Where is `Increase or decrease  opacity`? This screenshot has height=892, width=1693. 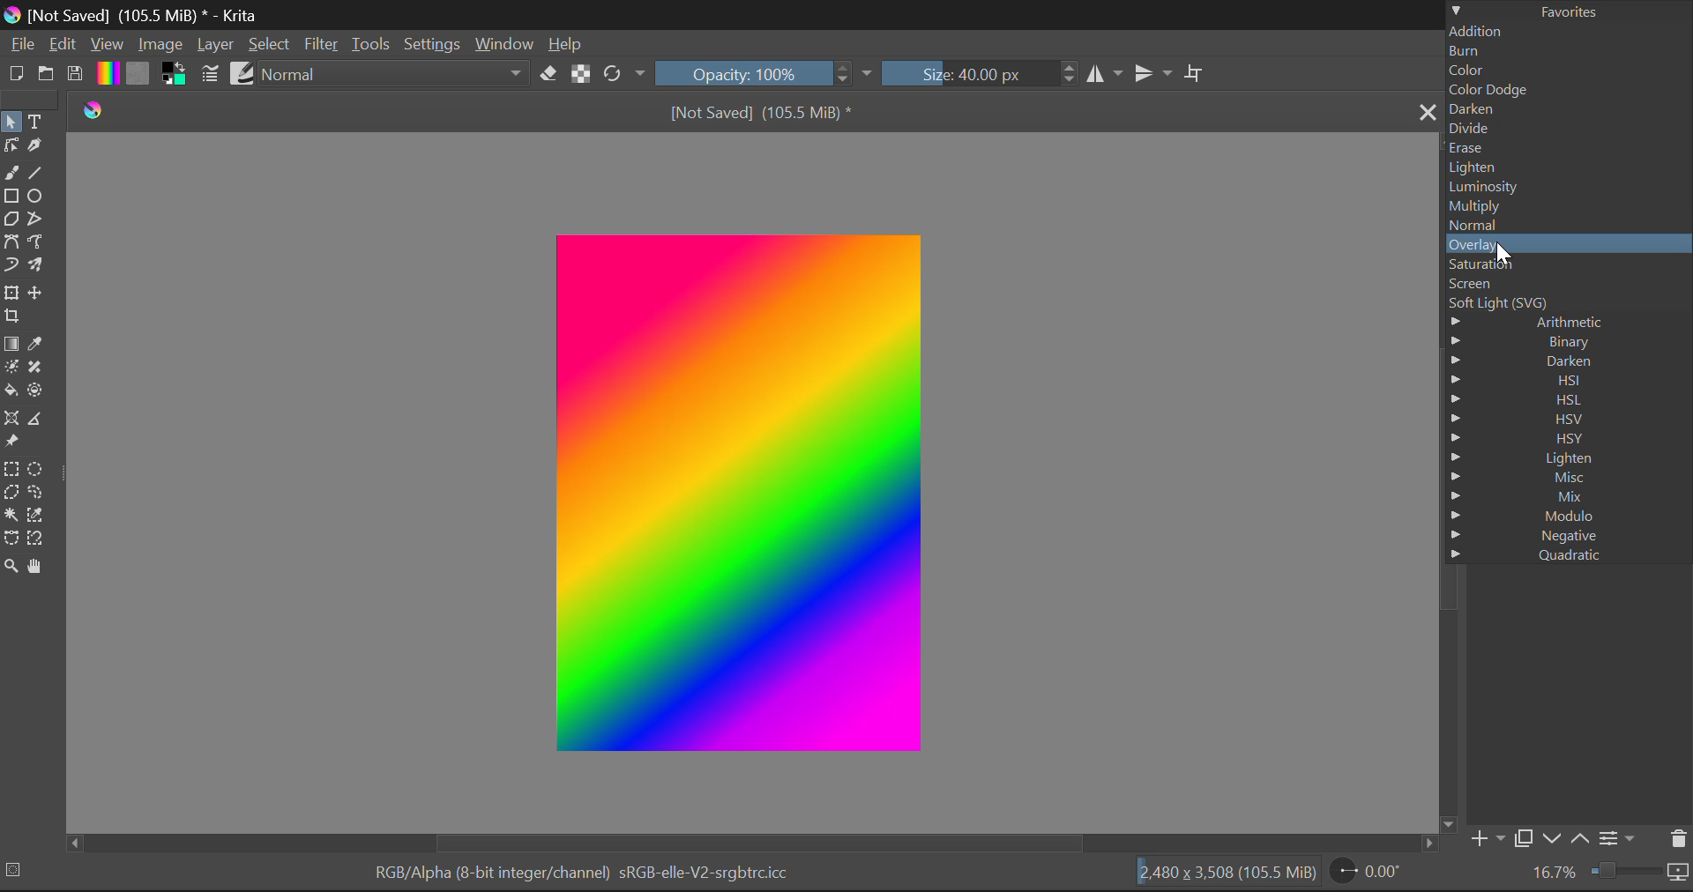 Increase or decrease  opacity is located at coordinates (844, 75).